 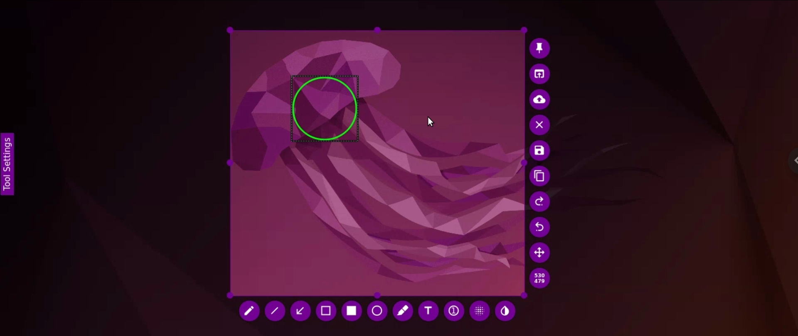 I want to click on cursor, so click(x=430, y=120).